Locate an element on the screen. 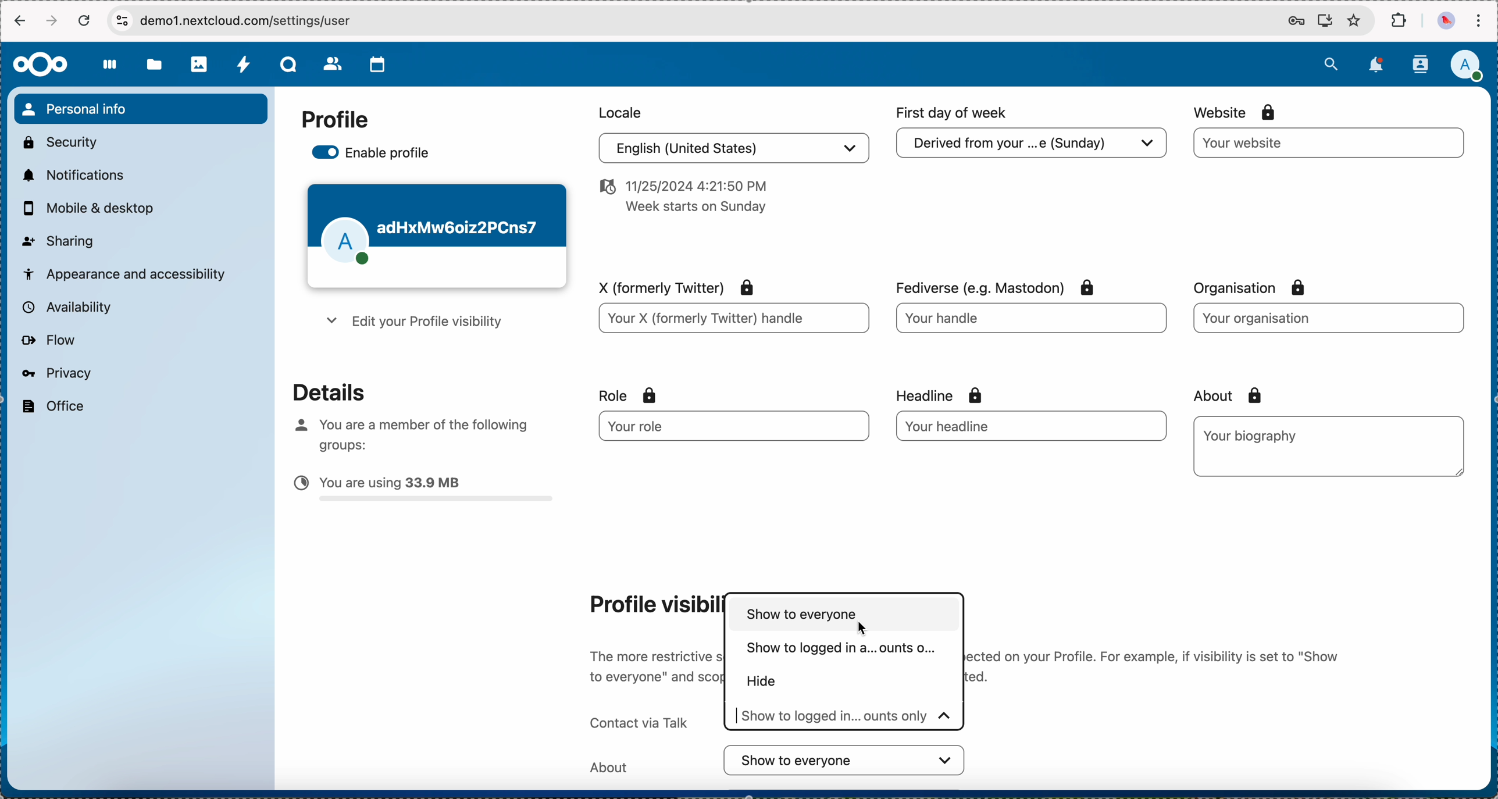 This screenshot has width=1498, height=799. profile picture is located at coordinates (1444, 22).